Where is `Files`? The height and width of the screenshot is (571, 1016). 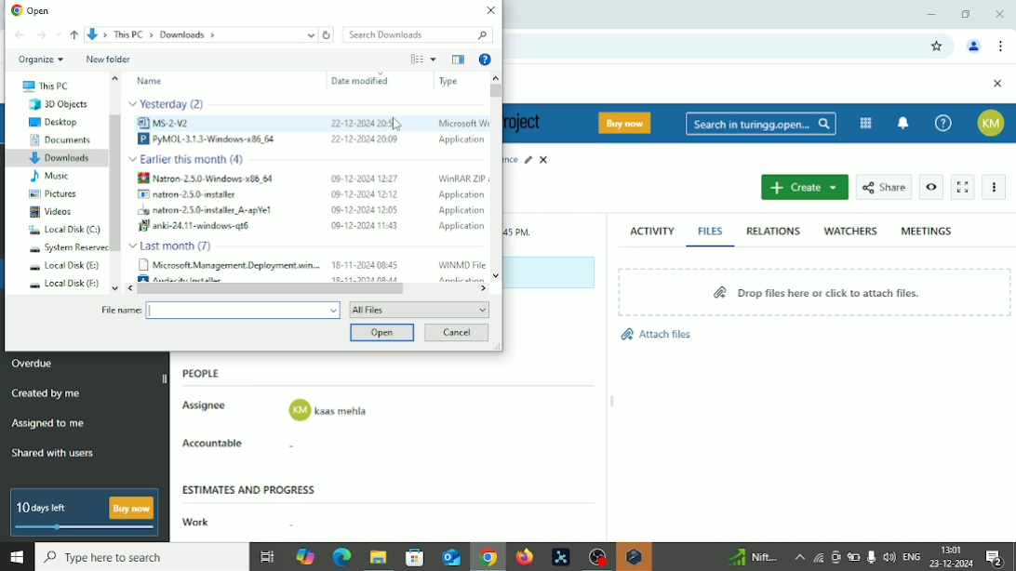 Files is located at coordinates (713, 231).